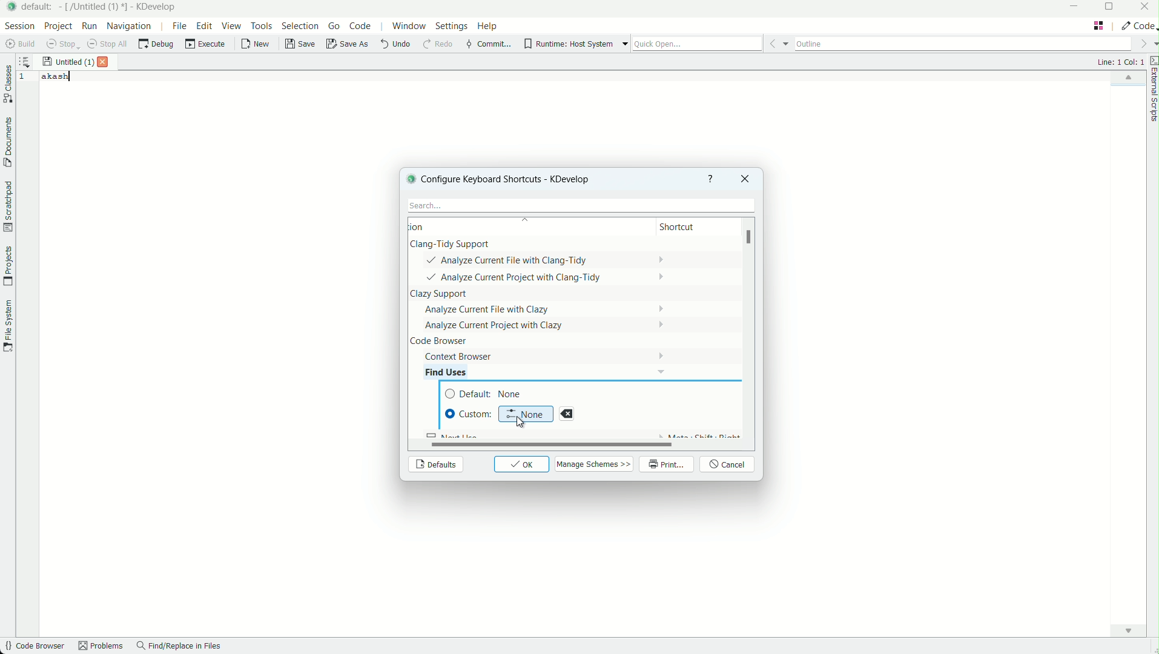  What do you see at coordinates (625, 44) in the screenshot?
I see `more options` at bounding box center [625, 44].